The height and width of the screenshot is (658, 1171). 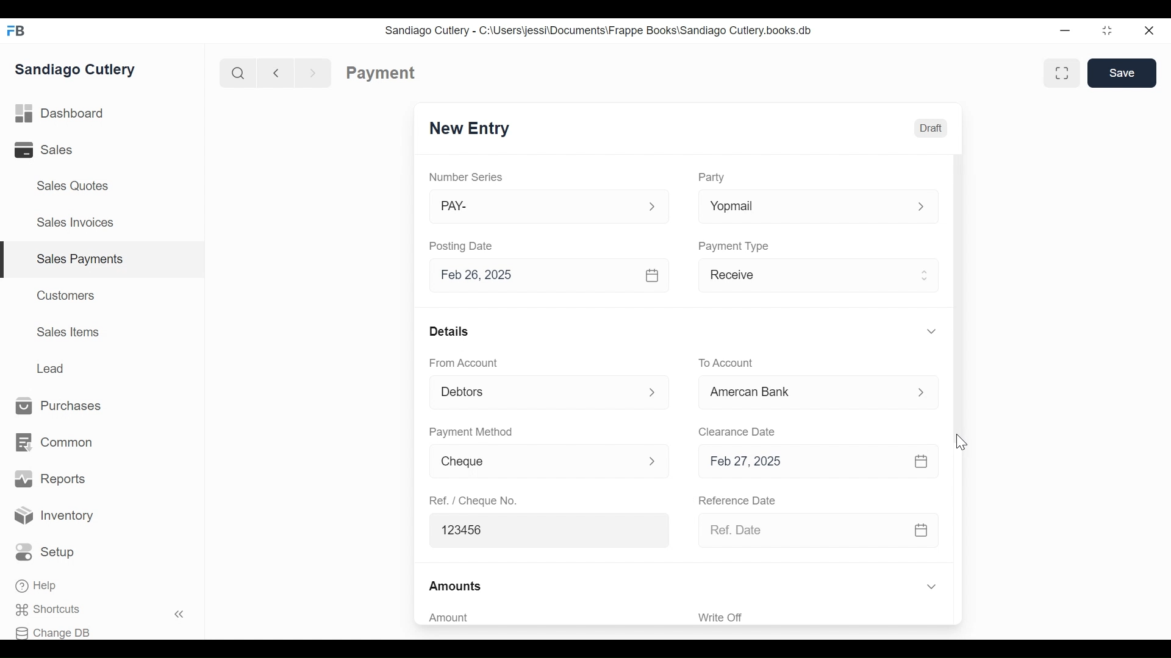 What do you see at coordinates (465, 363) in the screenshot?
I see `From Account` at bounding box center [465, 363].